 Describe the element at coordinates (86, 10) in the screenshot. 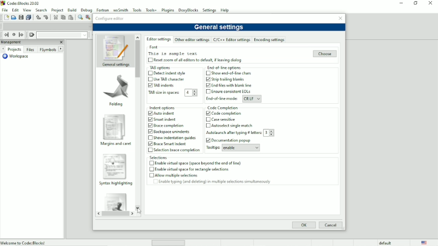

I see `Debug` at that location.